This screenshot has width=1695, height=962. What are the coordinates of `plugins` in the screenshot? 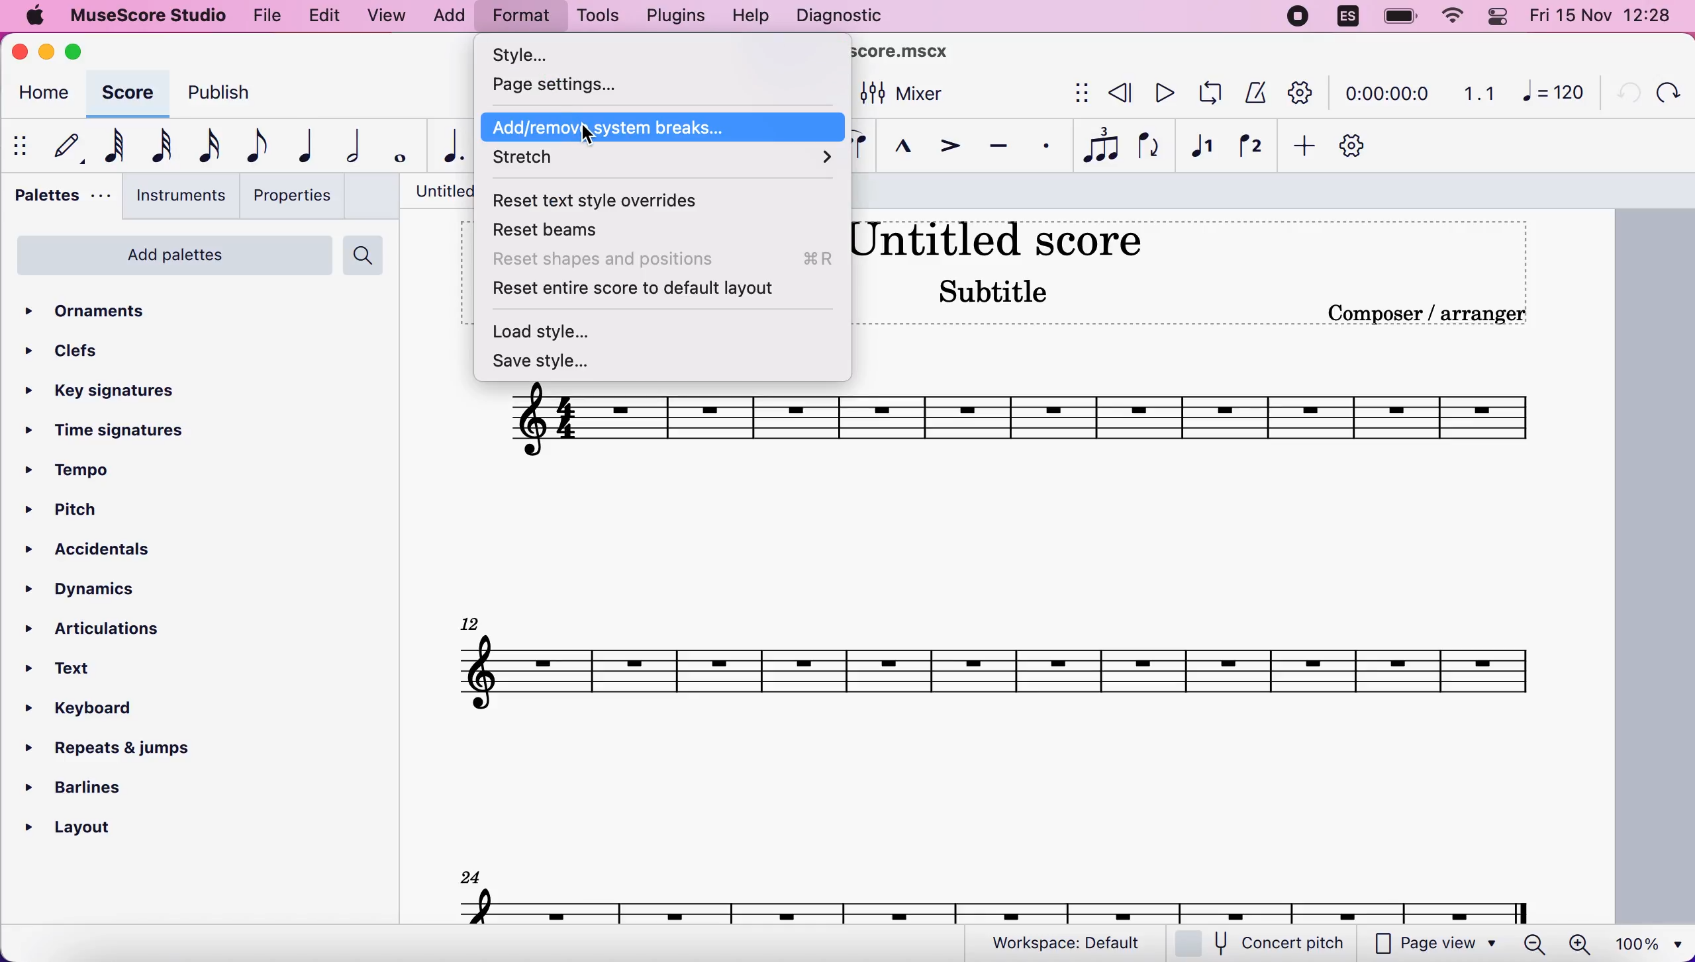 It's located at (673, 16).